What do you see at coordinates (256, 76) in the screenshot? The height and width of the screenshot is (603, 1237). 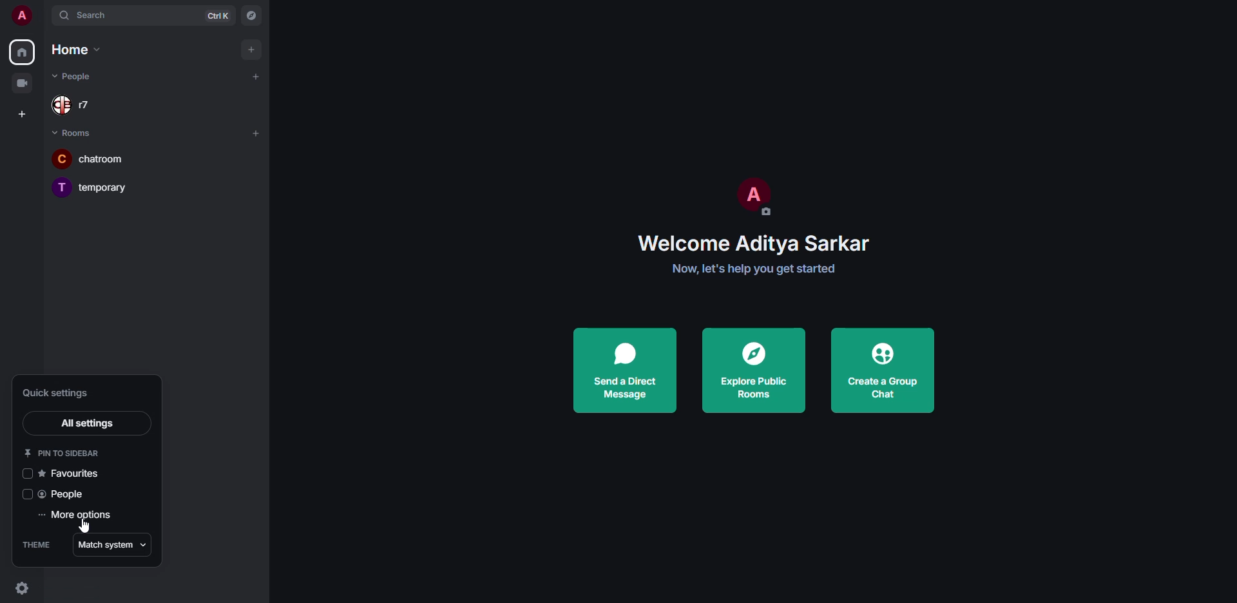 I see `add` at bounding box center [256, 76].